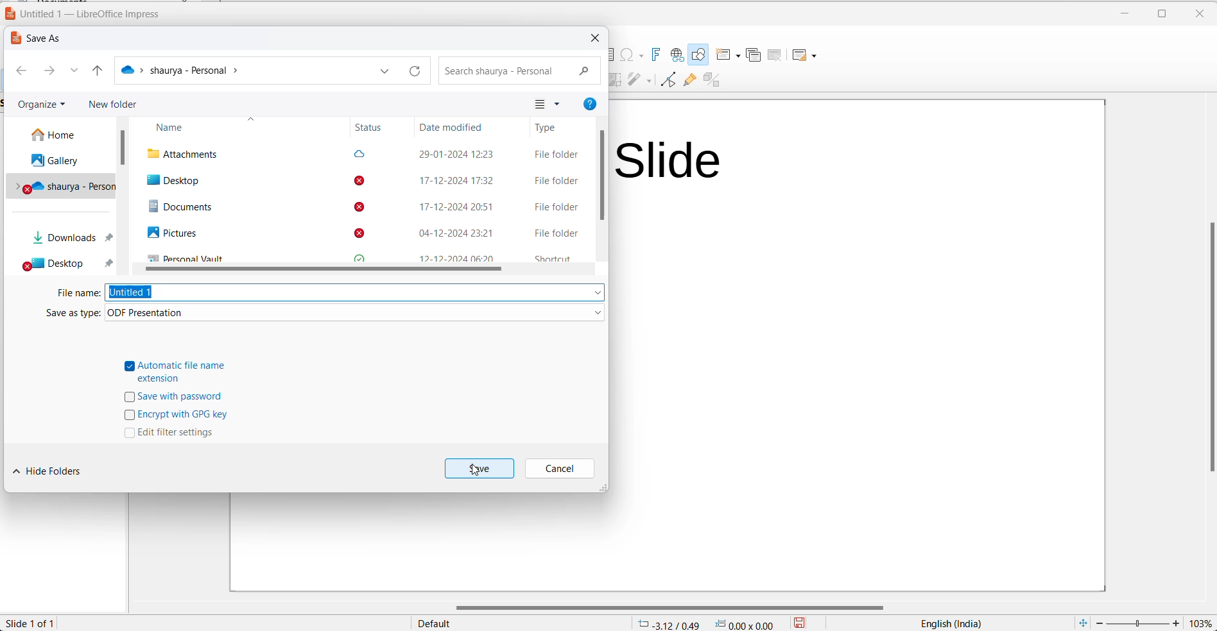  Describe the element at coordinates (175, 435) in the screenshot. I see `EDIT FILTER SETTING` at that location.